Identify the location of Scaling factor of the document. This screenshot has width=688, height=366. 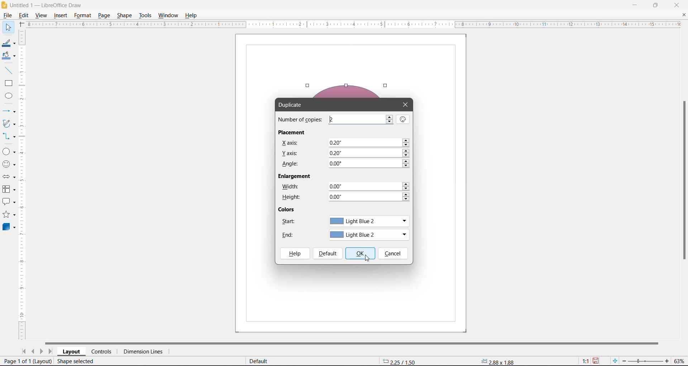
(586, 361).